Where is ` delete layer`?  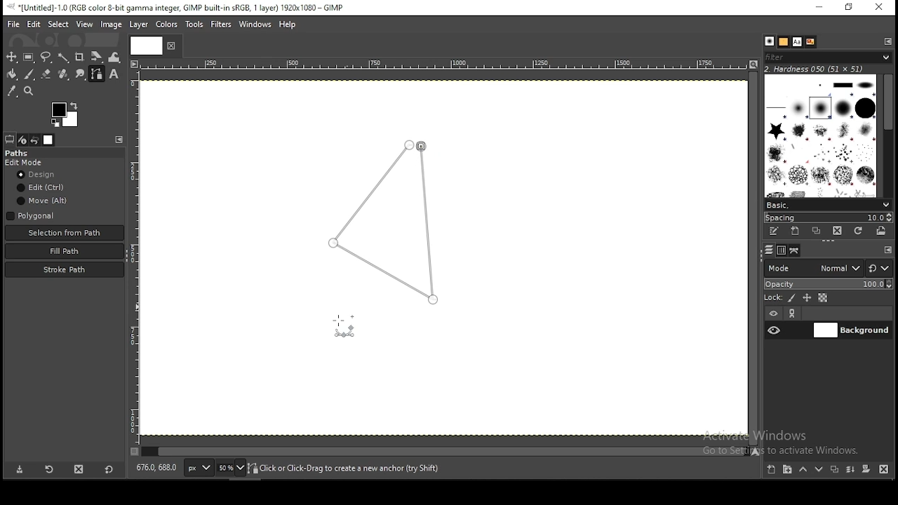  delete layer is located at coordinates (883, 470).